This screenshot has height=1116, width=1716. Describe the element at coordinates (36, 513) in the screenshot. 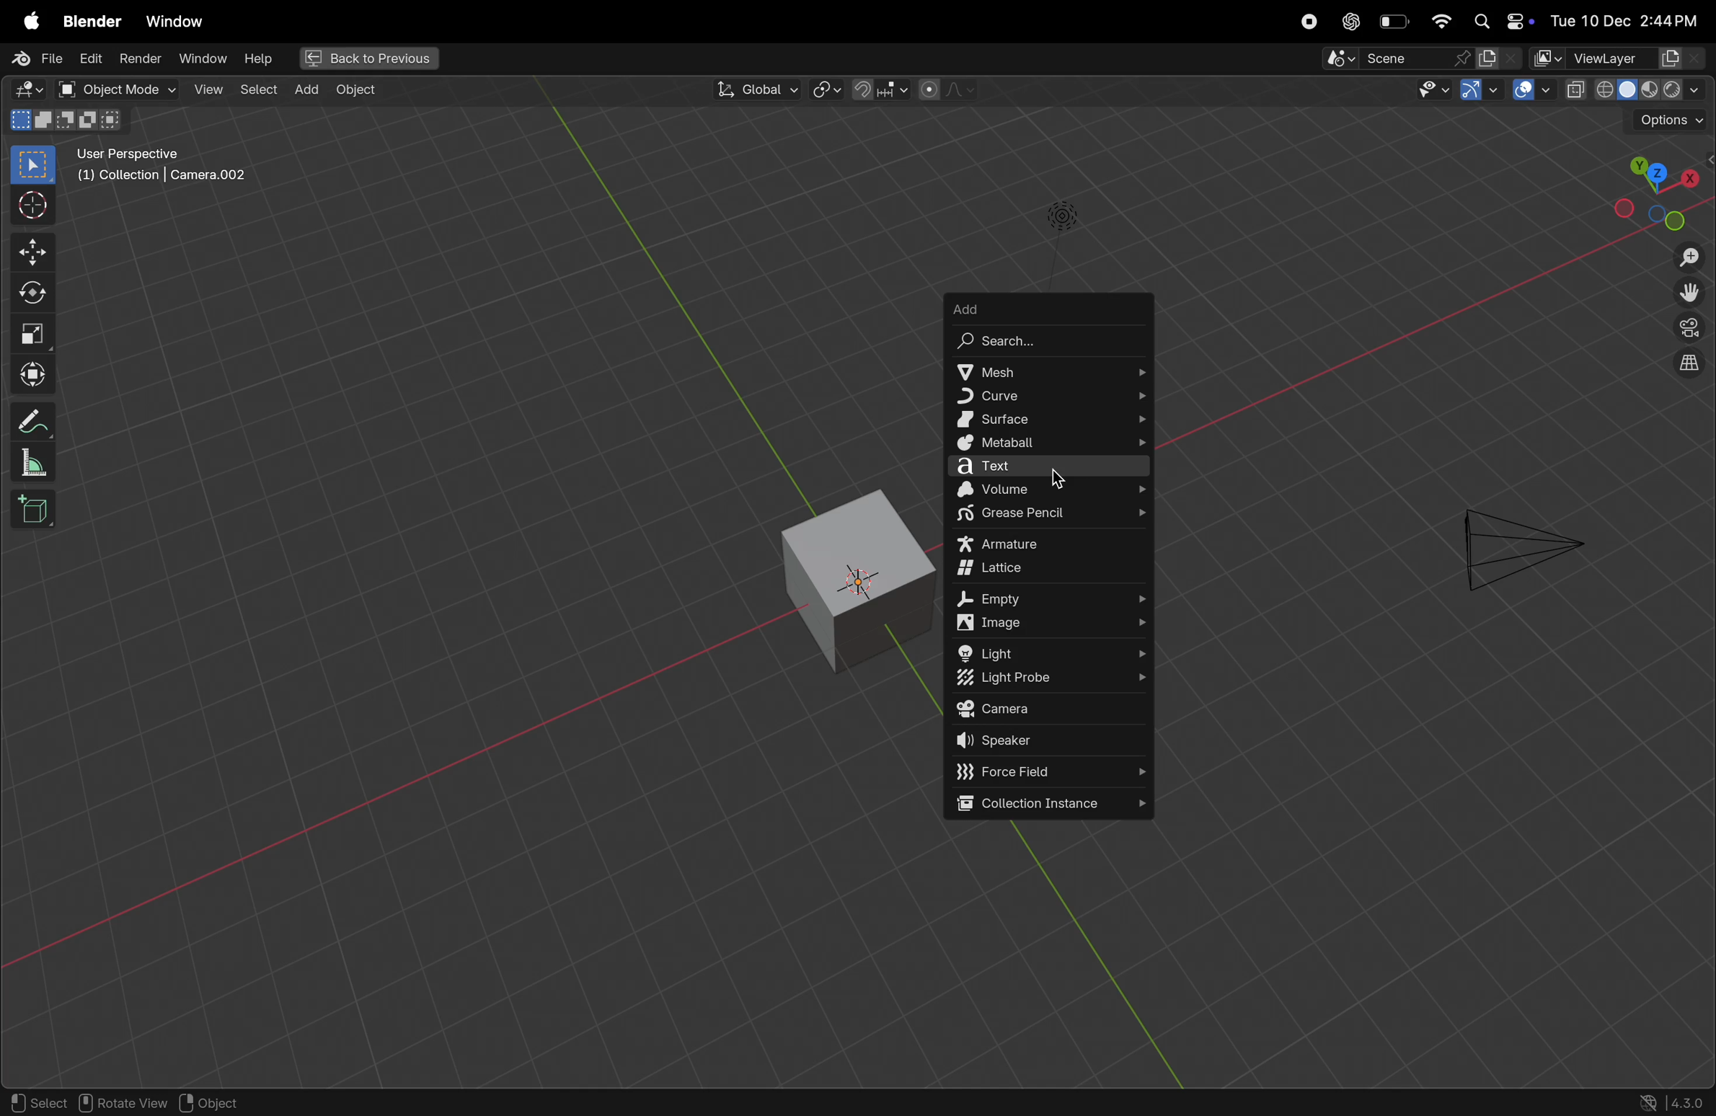

I see `3d box` at that location.